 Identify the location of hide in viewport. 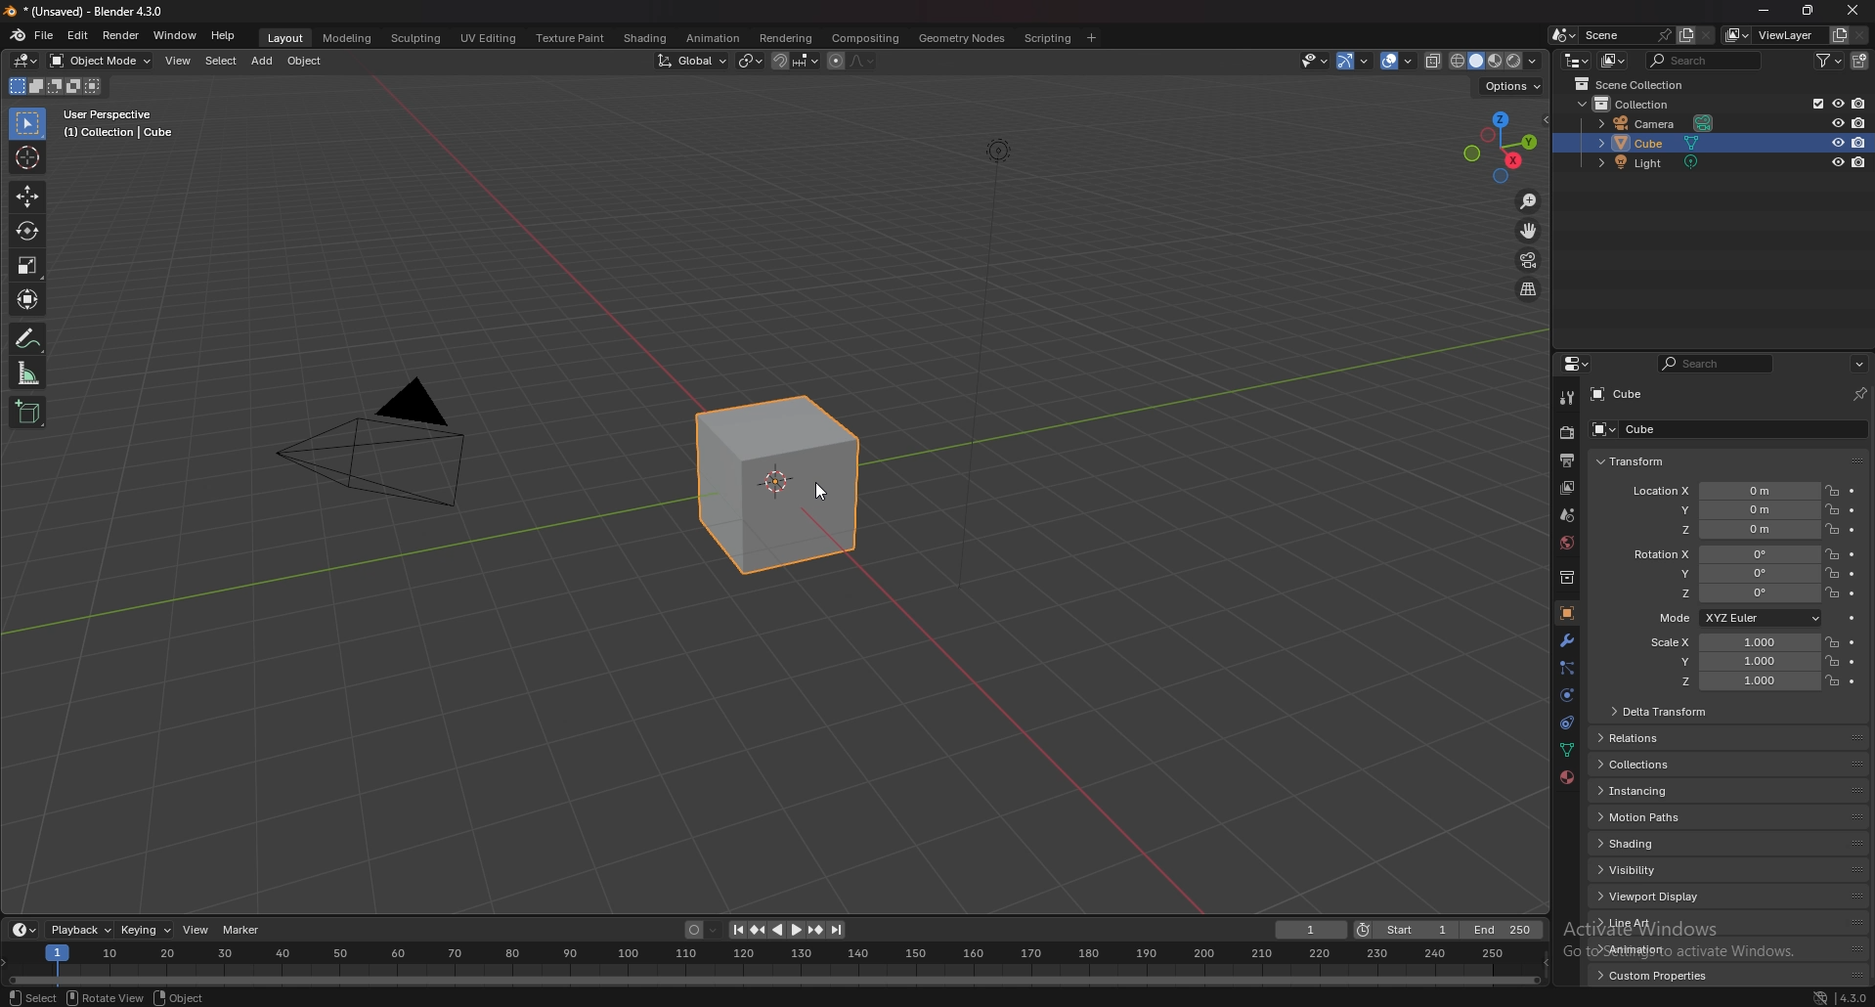
(1837, 161).